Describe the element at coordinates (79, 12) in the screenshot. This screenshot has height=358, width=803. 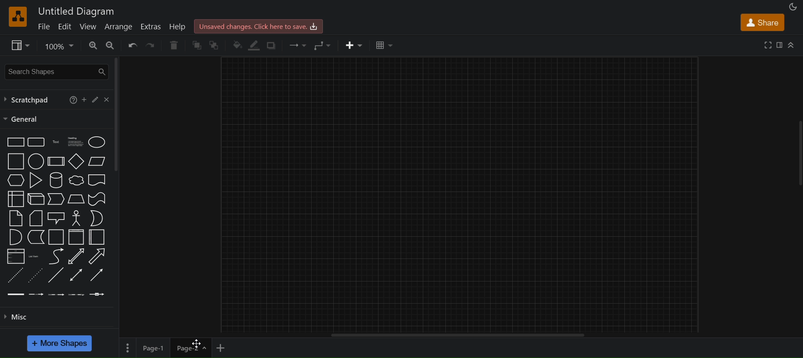
I see `utitled diagram` at that location.